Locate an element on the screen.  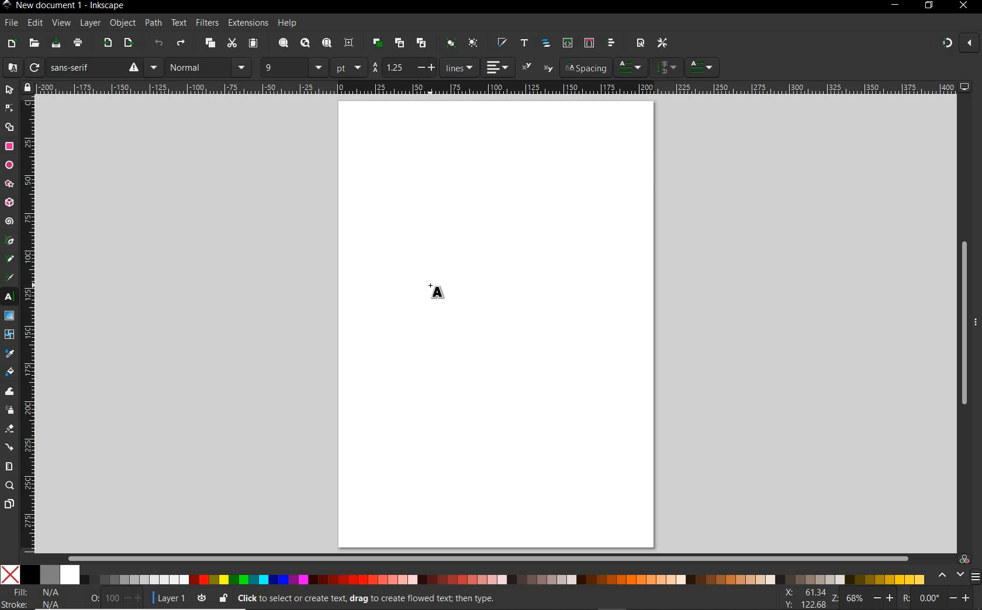
refresh is located at coordinates (33, 68).